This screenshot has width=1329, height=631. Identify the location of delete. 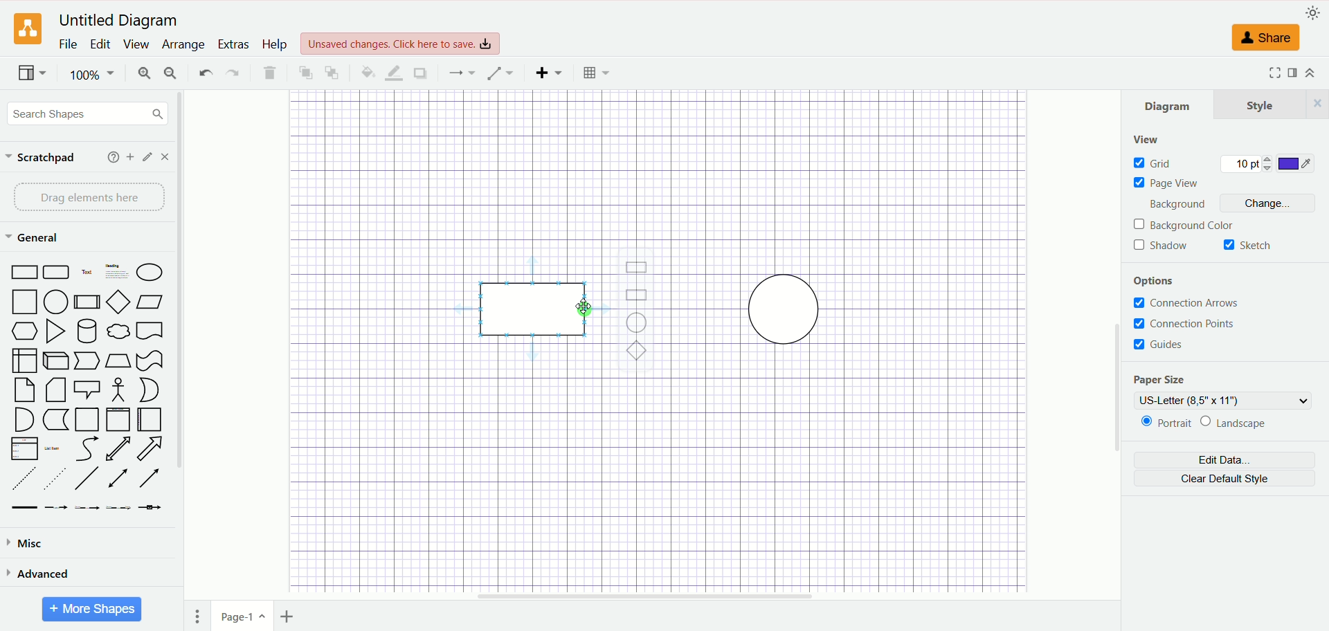
(268, 71).